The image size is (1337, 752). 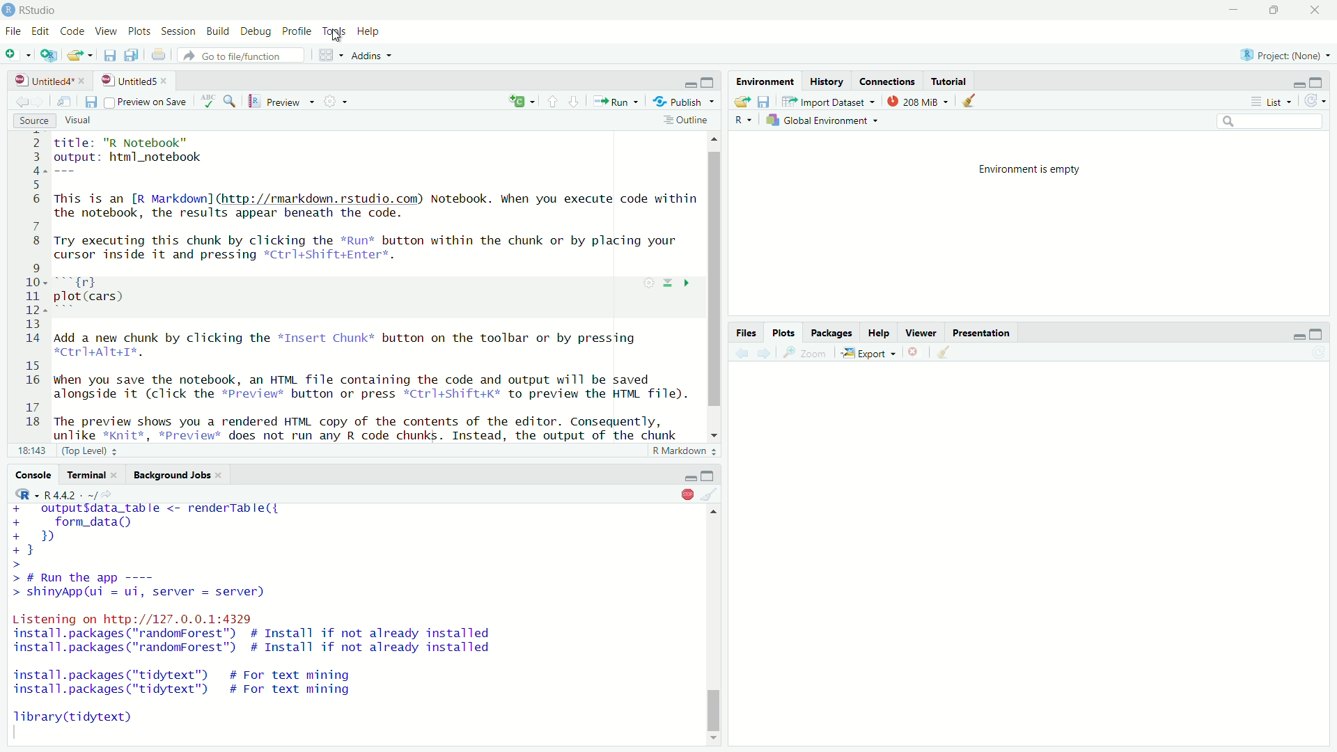 I want to click on Edit, so click(x=40, y=32).